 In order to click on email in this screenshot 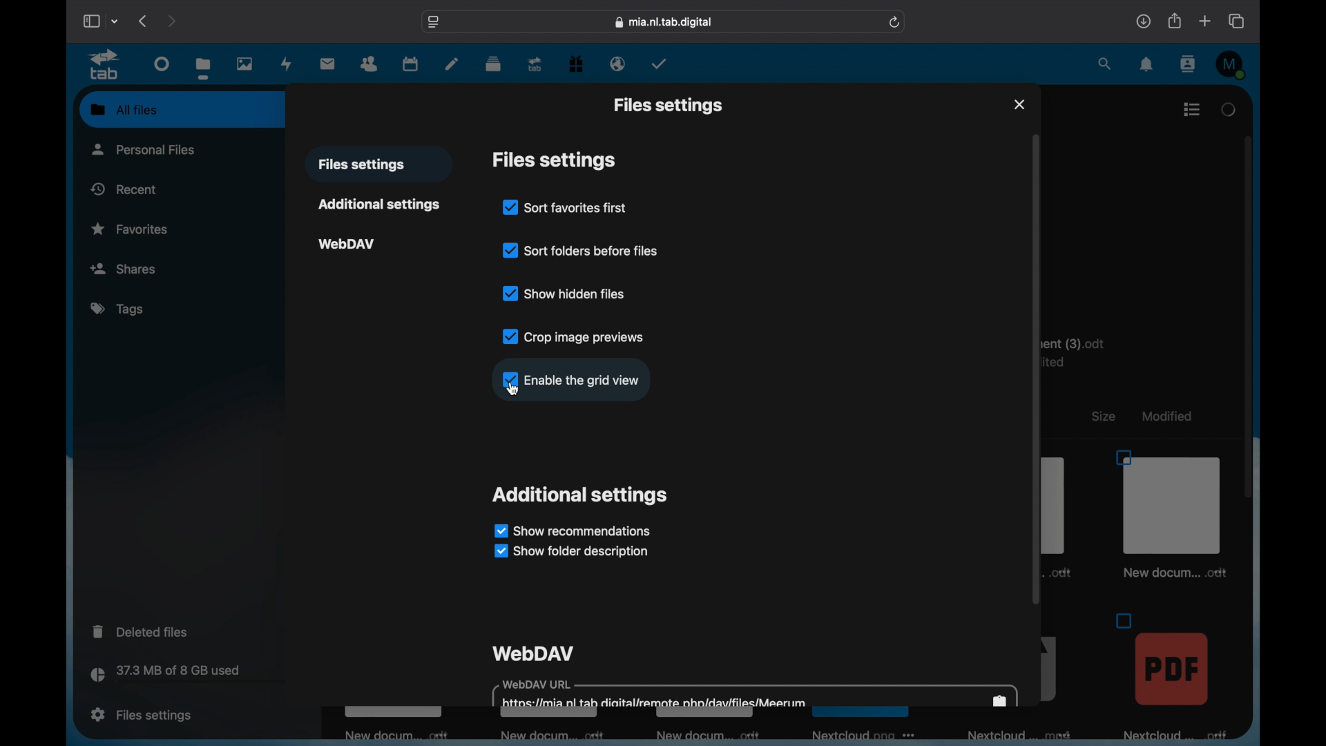, I will do `click(617, 64)`.